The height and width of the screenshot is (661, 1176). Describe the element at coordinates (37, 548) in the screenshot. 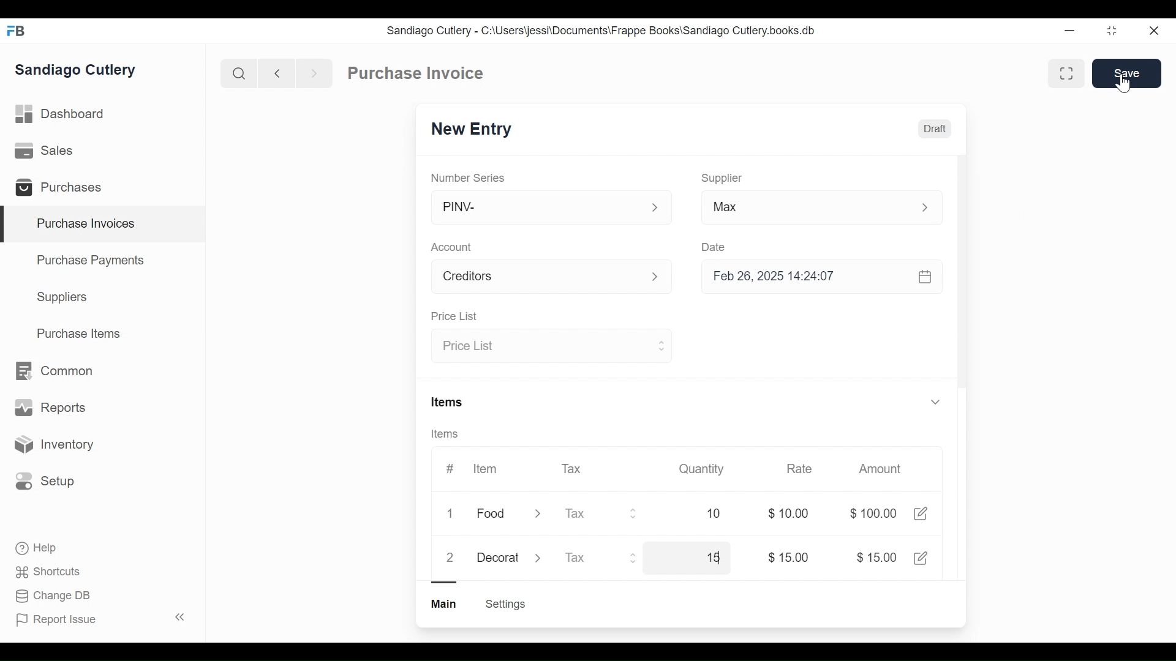

I see `Help` at that location.